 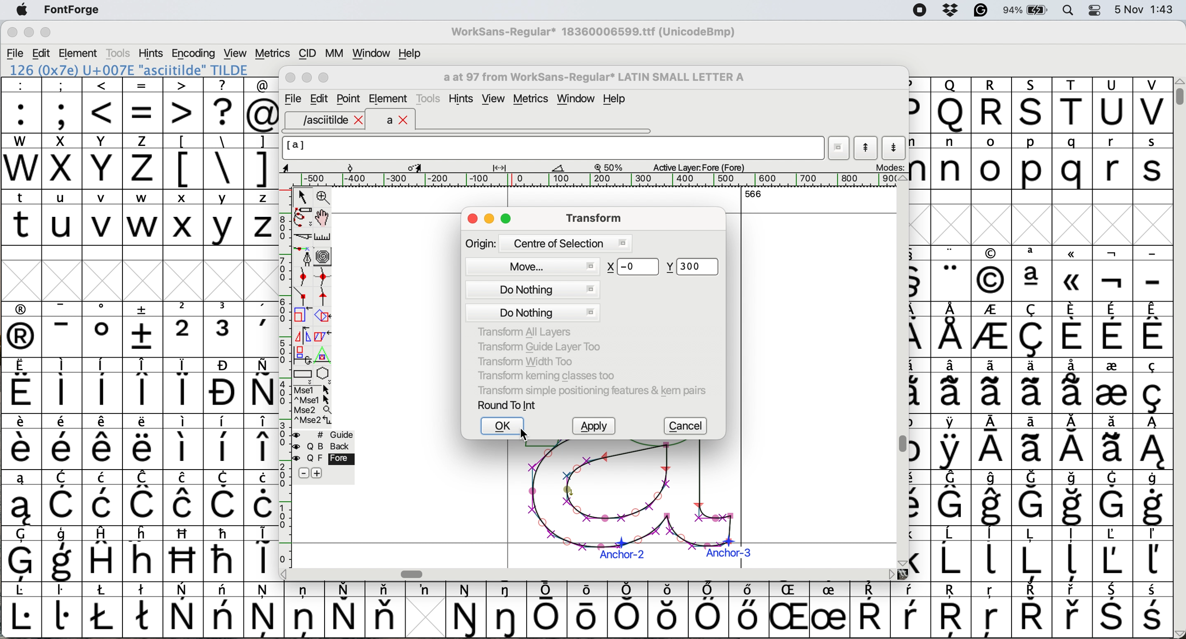 What do you see at coordinates (194, 53) in the screenshot?
I see `encoding` at bounding box center [194, 53].